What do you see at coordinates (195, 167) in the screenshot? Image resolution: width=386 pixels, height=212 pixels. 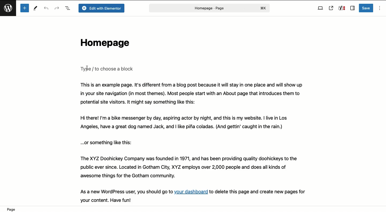 I see `The XYZ Doohickey Company was founded in 1971, and has been providing quality doohickeys to the
public ever since. Located in Gotham City, XYZ employs over 2,000 people and does all kinds of
awesome things for the Gotham community.` at bounding box center [195, 167].